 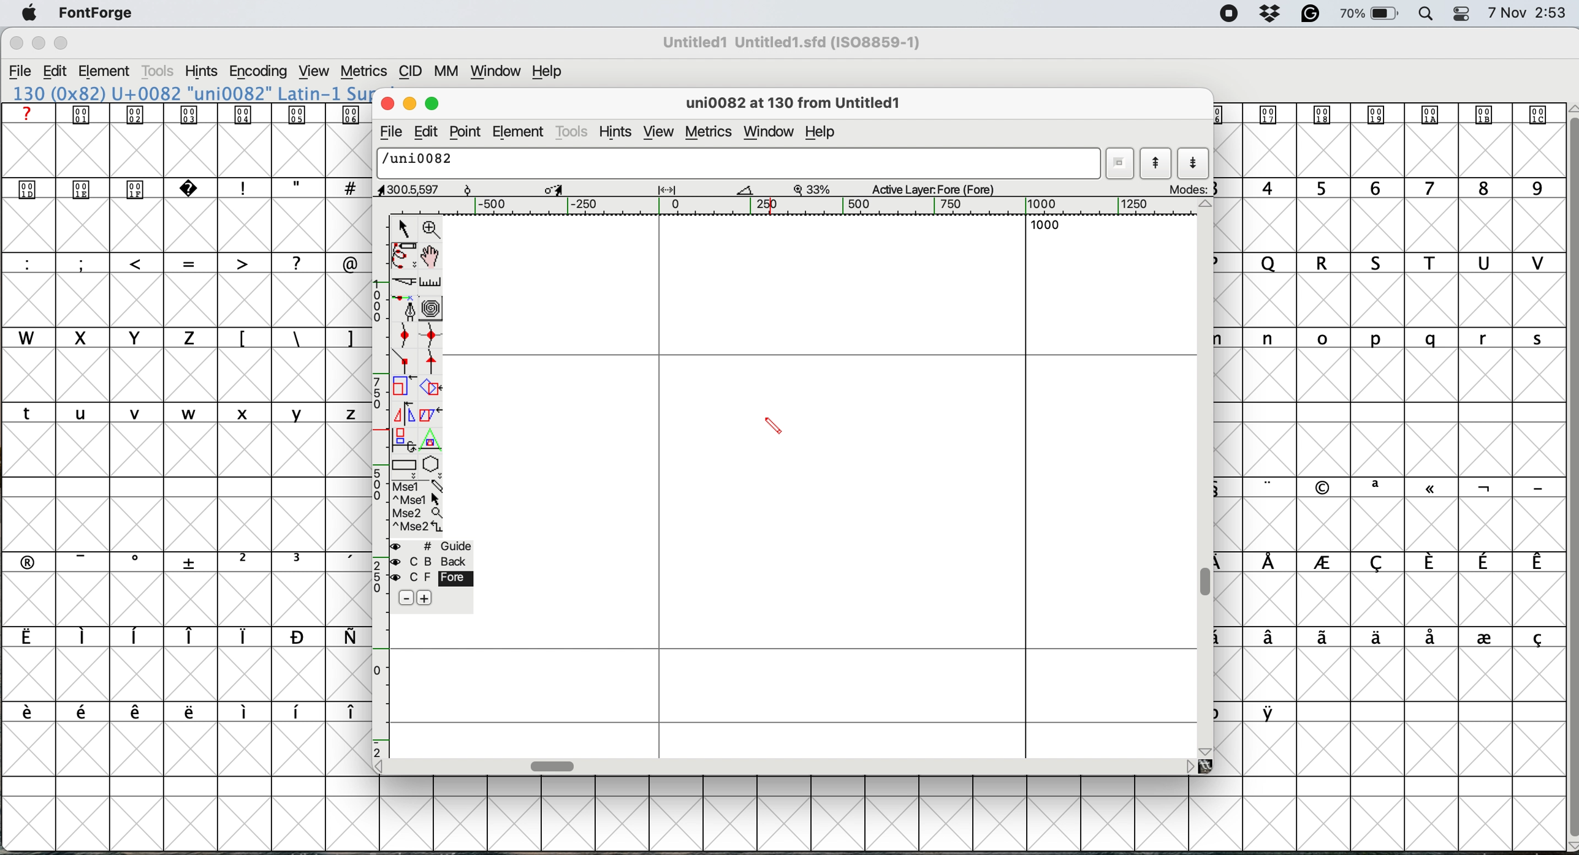 I want to click on zoom factor, so click(x=814, y=189).